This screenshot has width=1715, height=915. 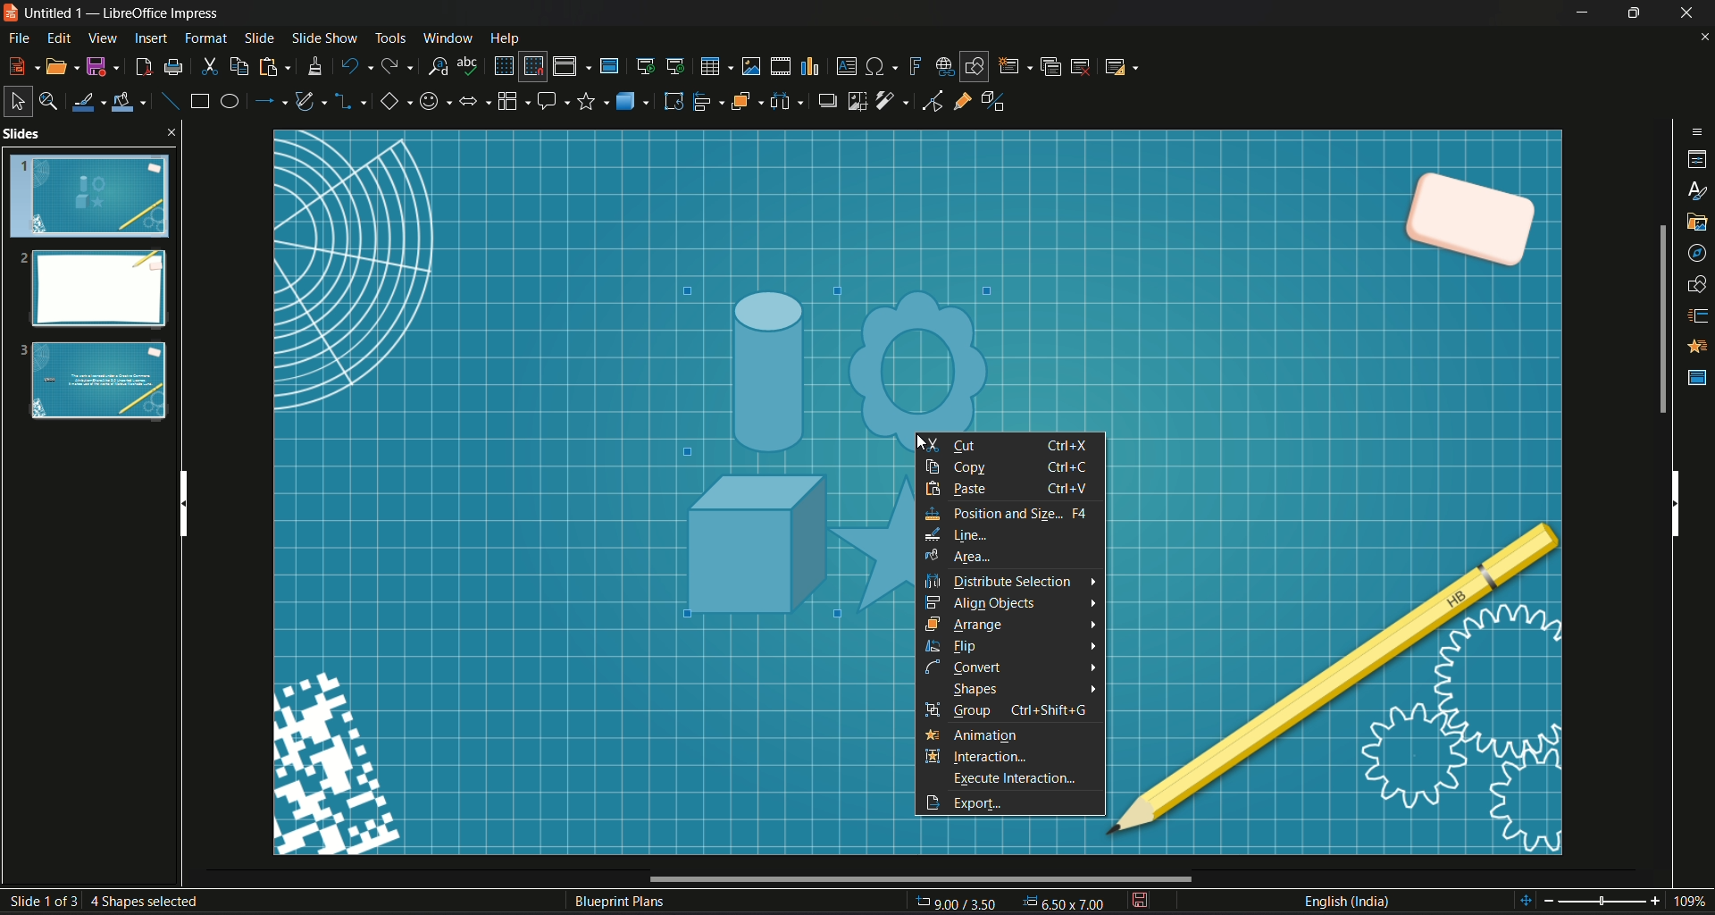 I want to click on zoom & pan, so click(x=47, y=98).